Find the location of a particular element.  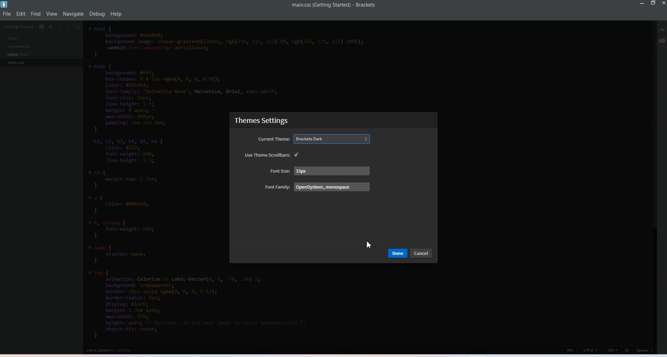

Font sites is located at coordinates (318, 171).